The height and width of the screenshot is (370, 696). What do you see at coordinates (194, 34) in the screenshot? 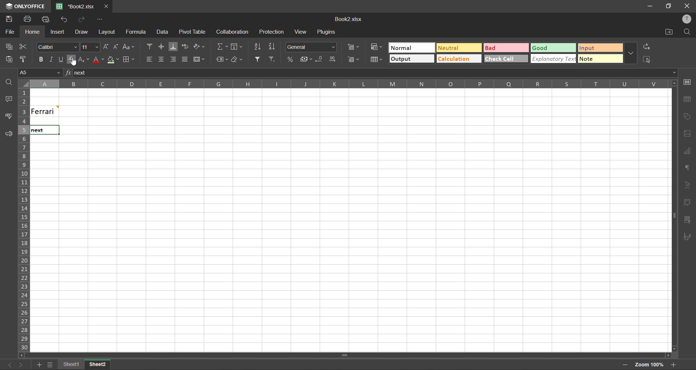
I see `pivot table` at bounding box center [194, 34].